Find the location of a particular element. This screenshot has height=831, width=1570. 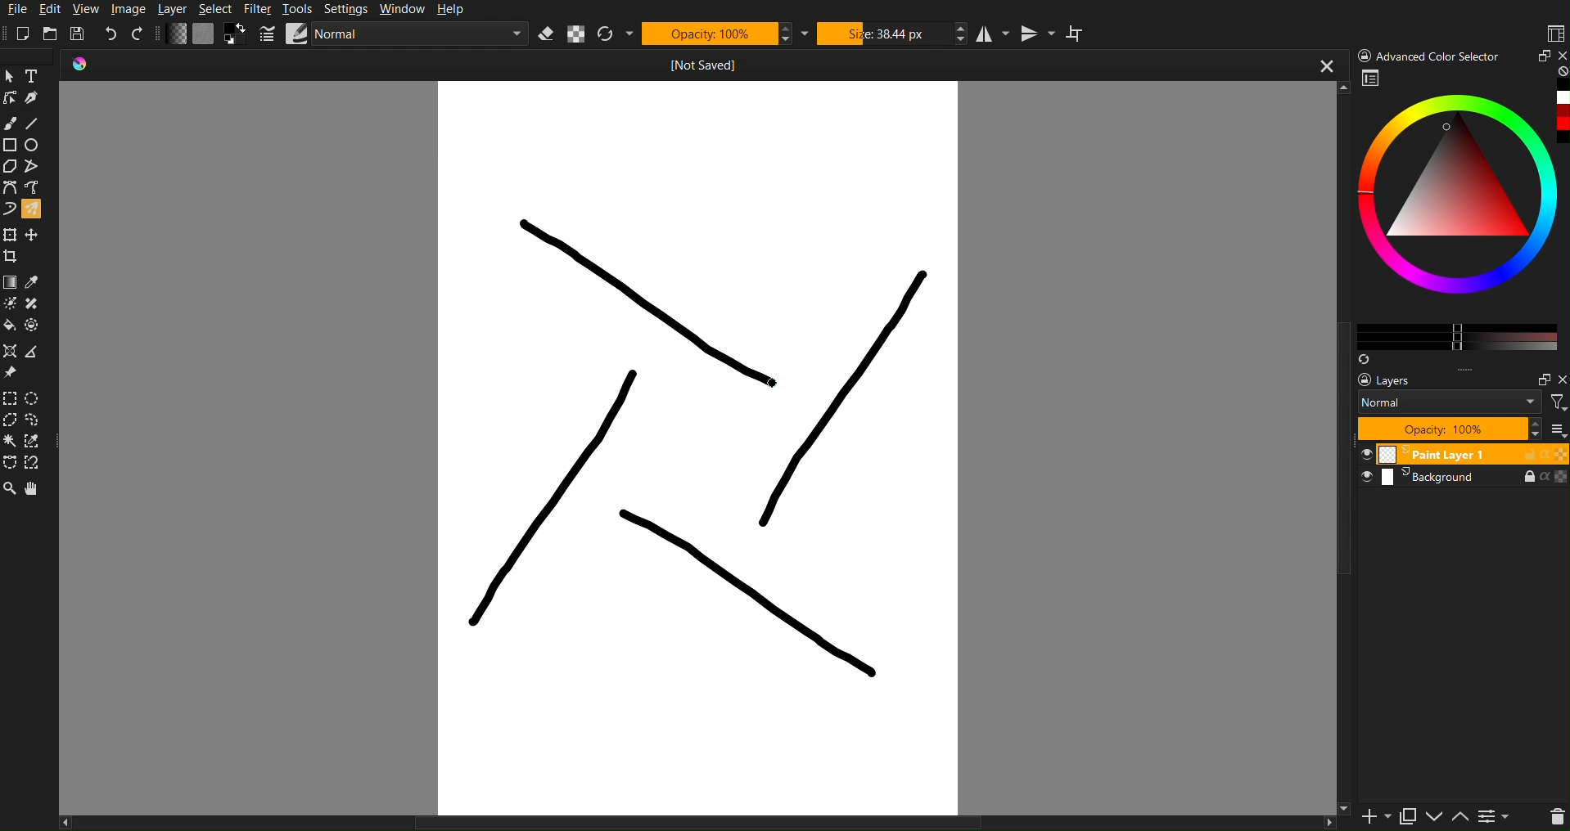

minimize is located at coordinates (1538, 377).